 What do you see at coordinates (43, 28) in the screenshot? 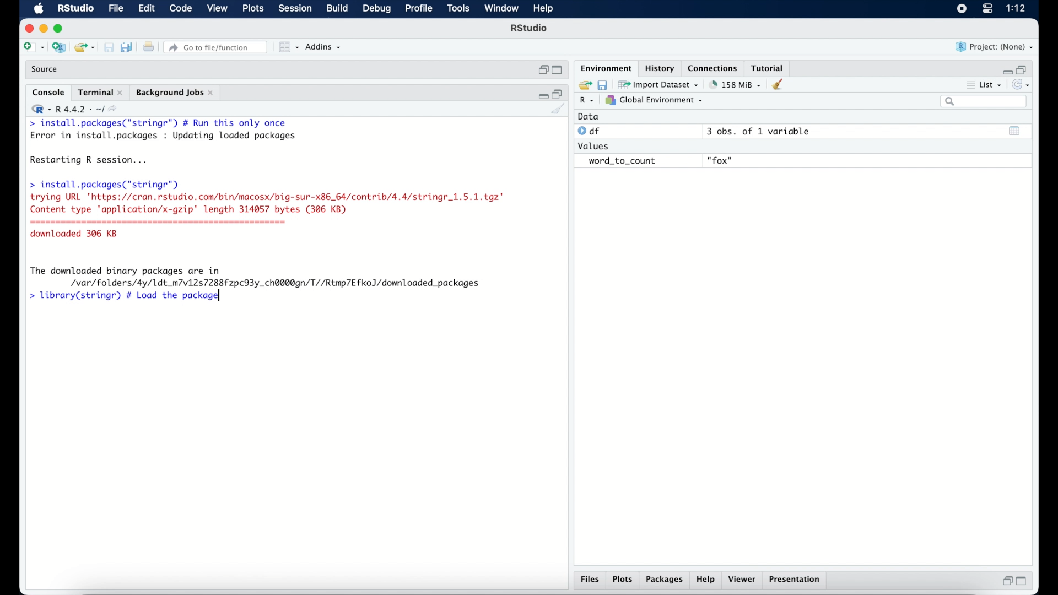
I see `minimize` at bounding box center [43, 28].